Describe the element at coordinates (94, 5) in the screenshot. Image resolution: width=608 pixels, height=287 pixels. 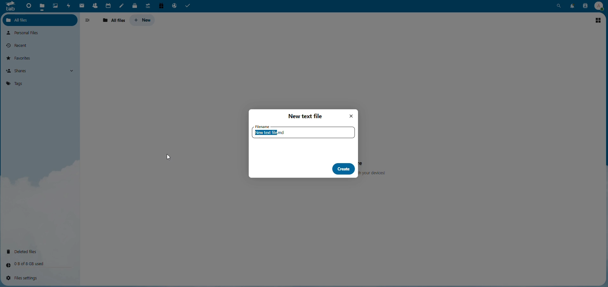
I see `Contacts` at that location.